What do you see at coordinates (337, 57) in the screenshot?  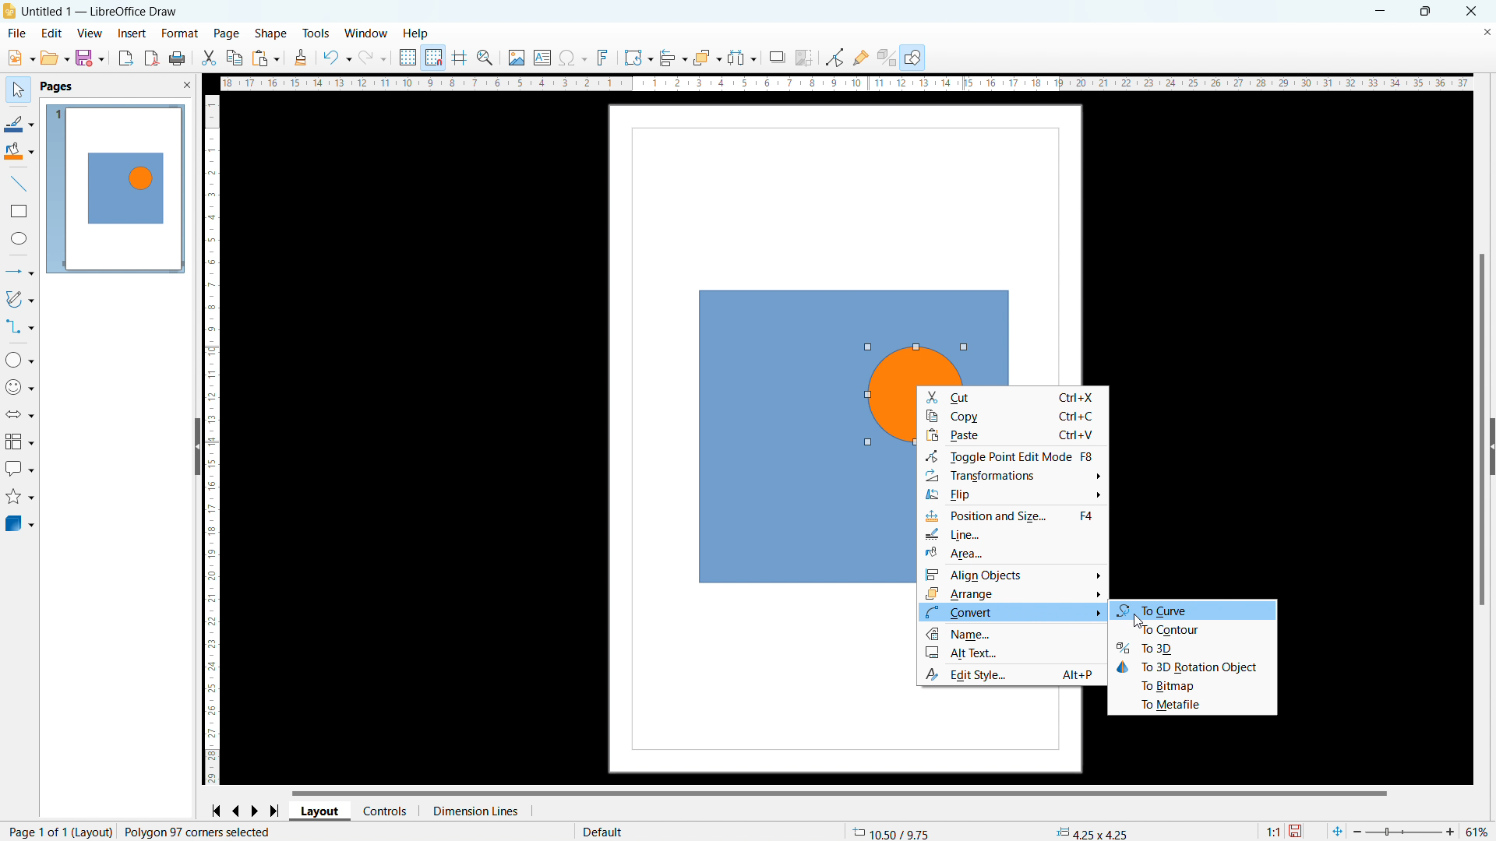 I see `undo` at bounding box center [337, 57].